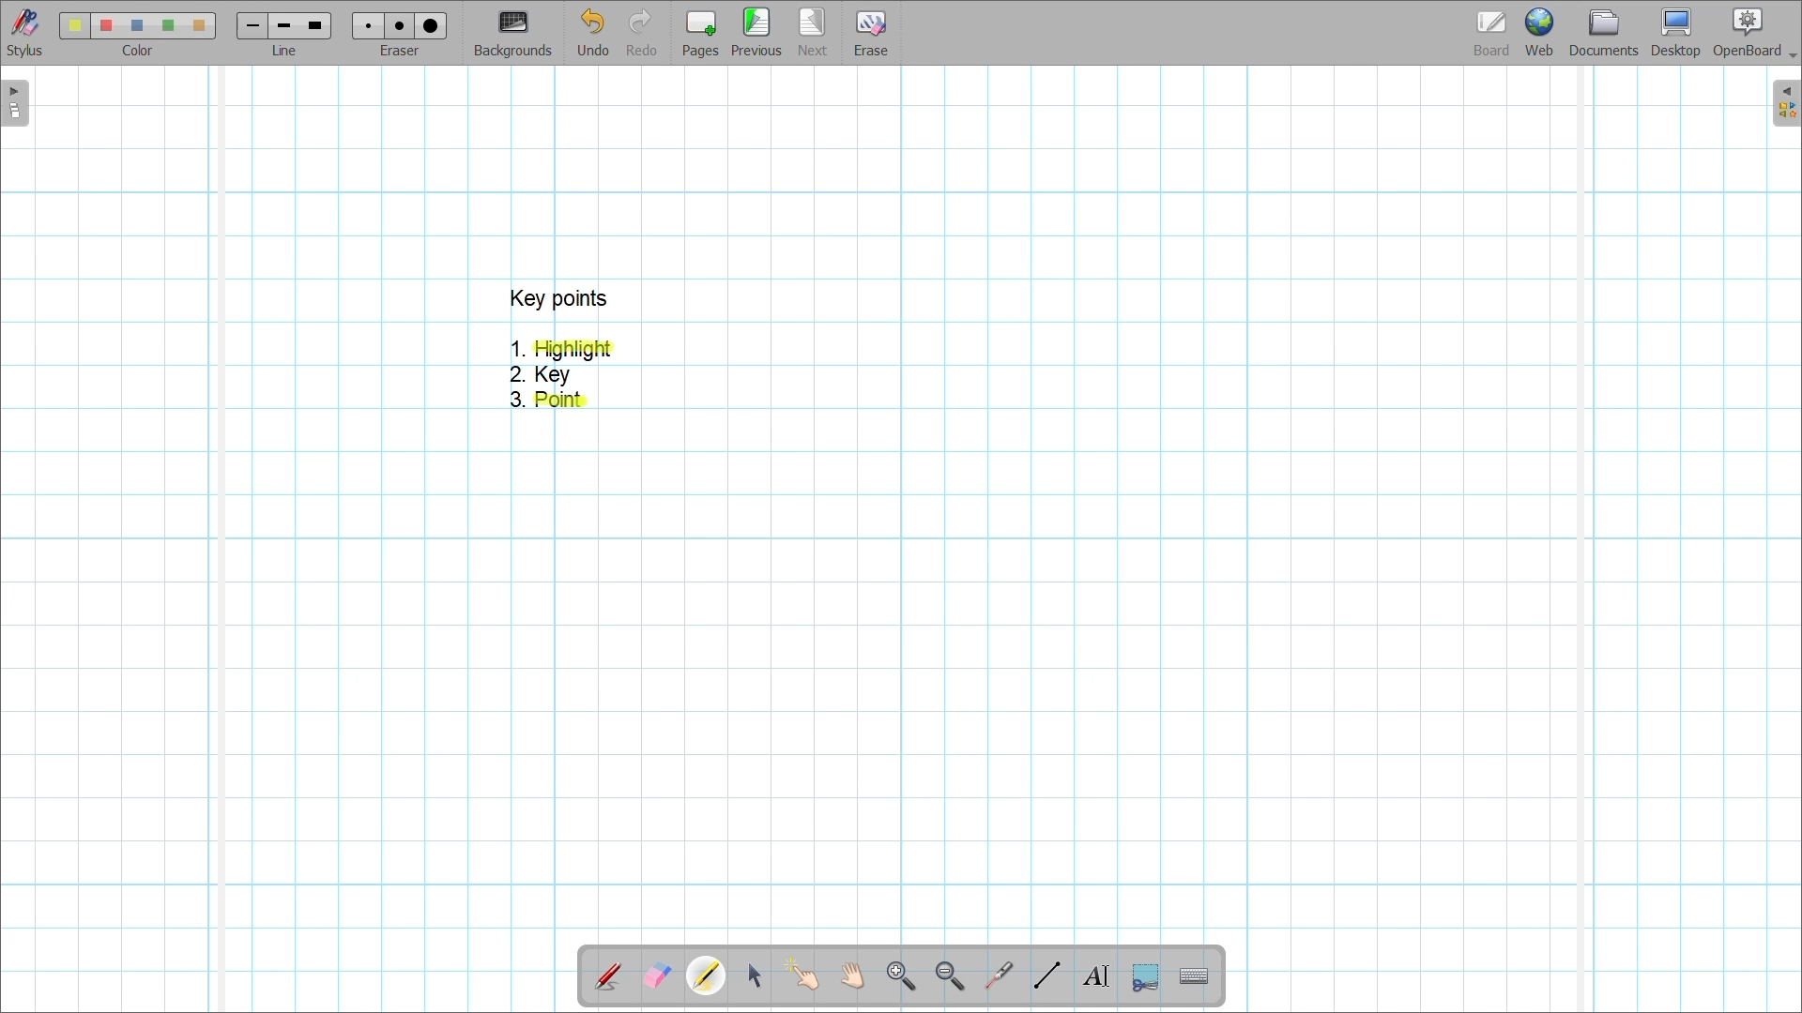 This screenshot has width=1802, height=1013. I want to click on Erase annotation, so click(658, 976).